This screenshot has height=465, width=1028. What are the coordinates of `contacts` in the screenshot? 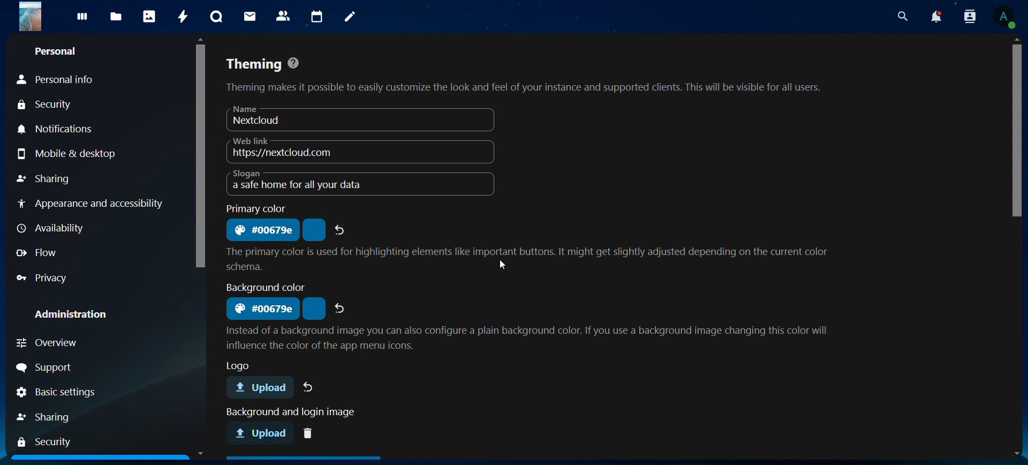 It's located at (283, 16).